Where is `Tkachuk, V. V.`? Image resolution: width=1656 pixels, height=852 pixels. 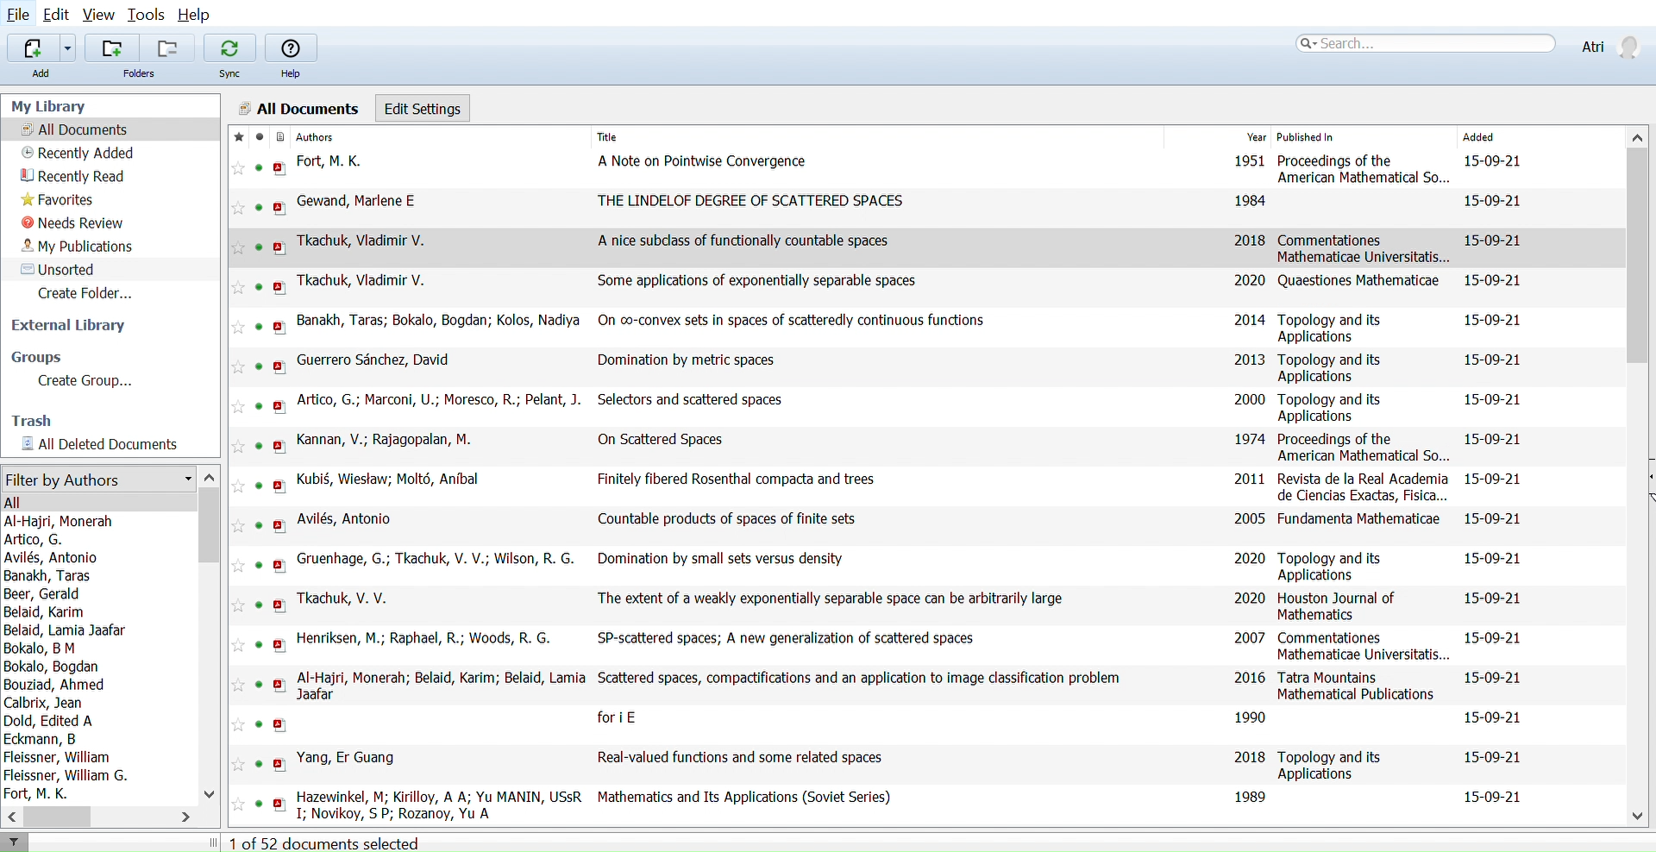 Tkachuk, V. V. is located at coordinates (346, 597).